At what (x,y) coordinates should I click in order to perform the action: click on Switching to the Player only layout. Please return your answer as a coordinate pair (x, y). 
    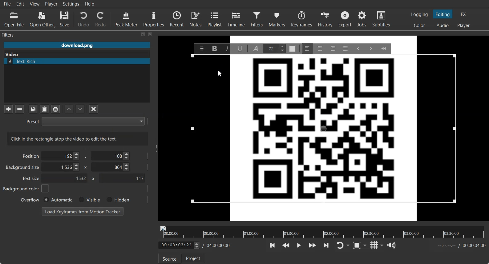
    Looking at the image, I should click on (464, 25).